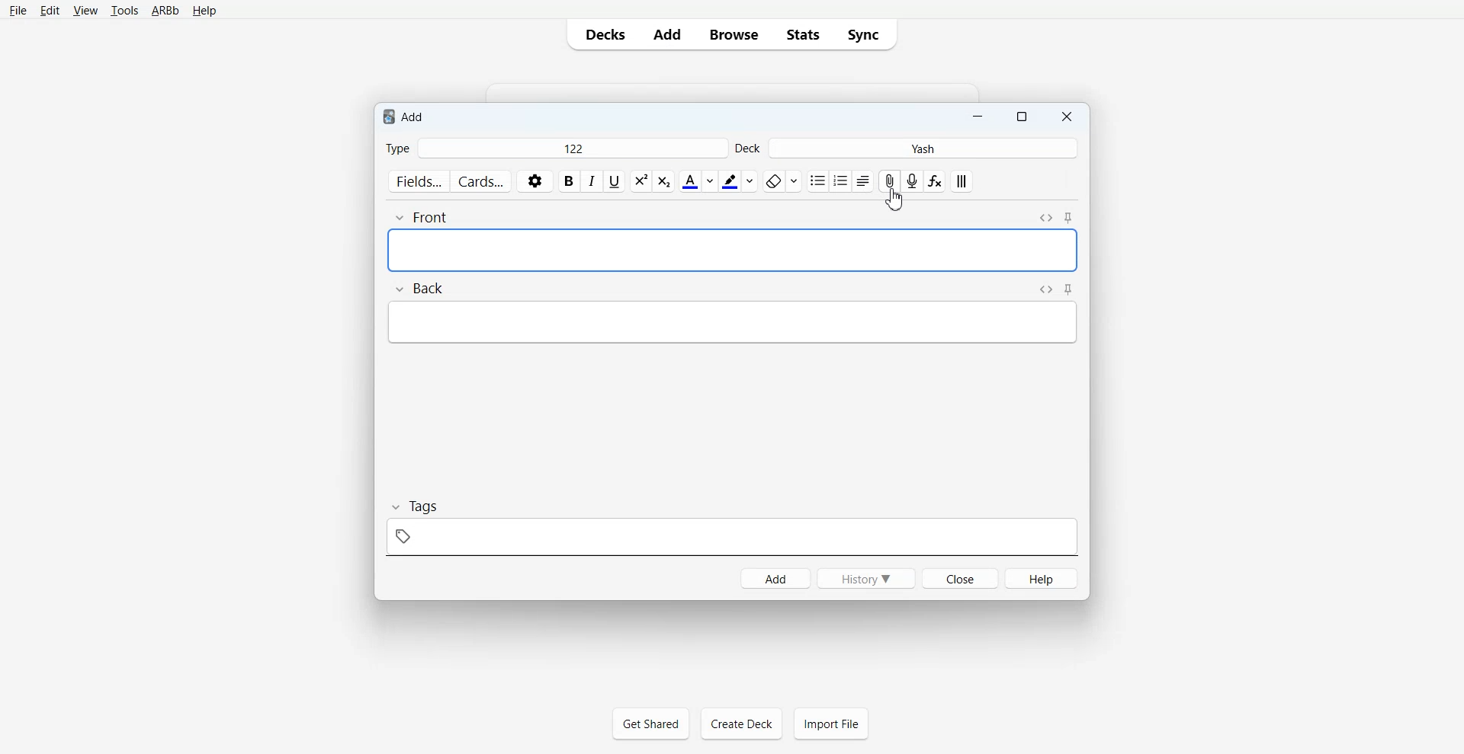  Describe the element at coordinates (698, 244) in the screenshot. I see `Front` at that location.